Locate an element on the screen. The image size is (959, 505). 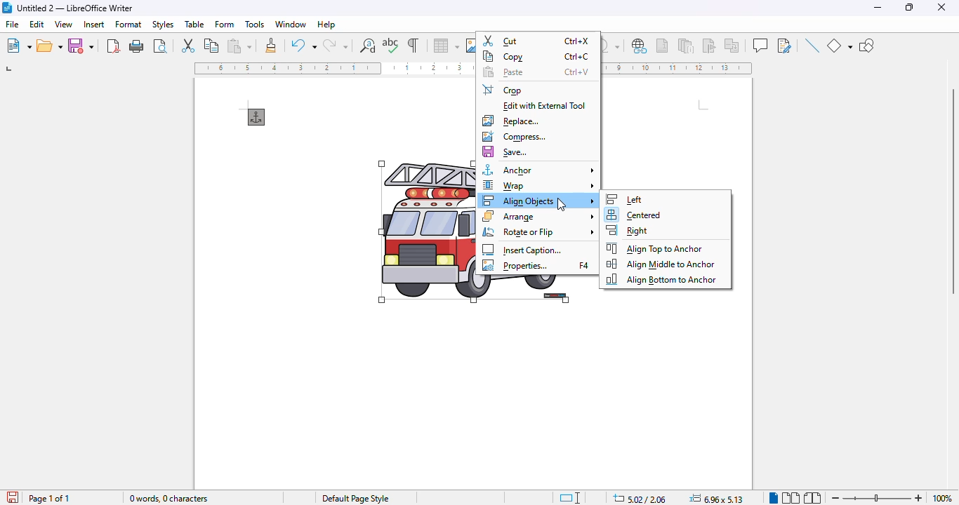
table is located at coordinates (446, 46).